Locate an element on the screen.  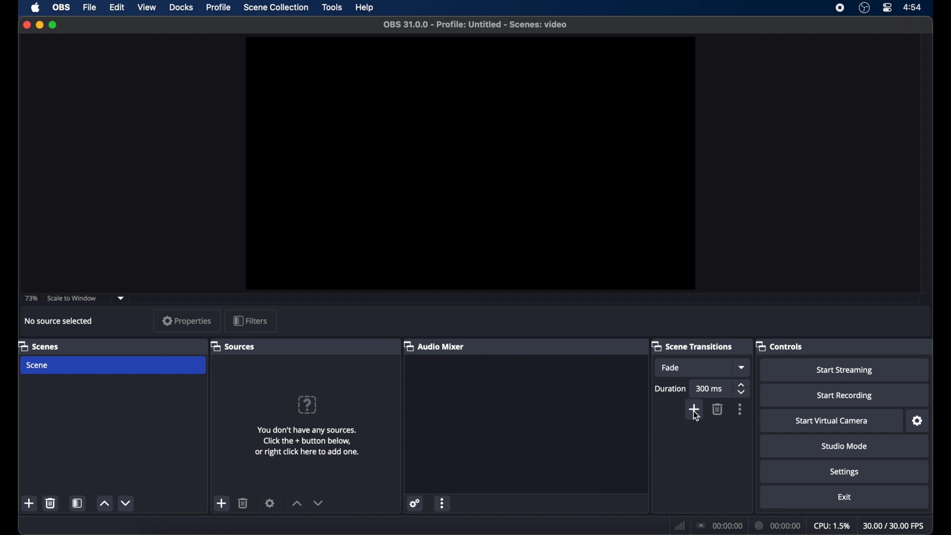
increment is located at coordinates (104, 504).